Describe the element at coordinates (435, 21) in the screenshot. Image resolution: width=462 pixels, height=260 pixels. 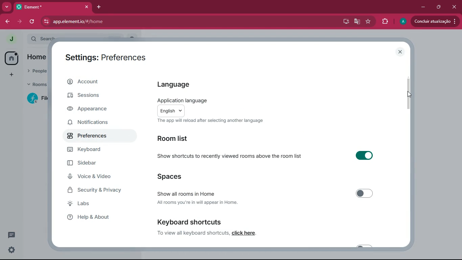
I see `conduir atualizacao` at that location.